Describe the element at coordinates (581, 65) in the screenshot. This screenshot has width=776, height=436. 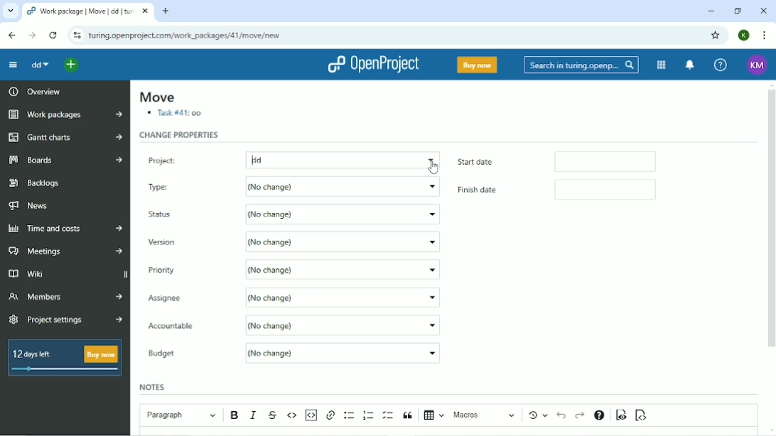
I see `Search` at that location.